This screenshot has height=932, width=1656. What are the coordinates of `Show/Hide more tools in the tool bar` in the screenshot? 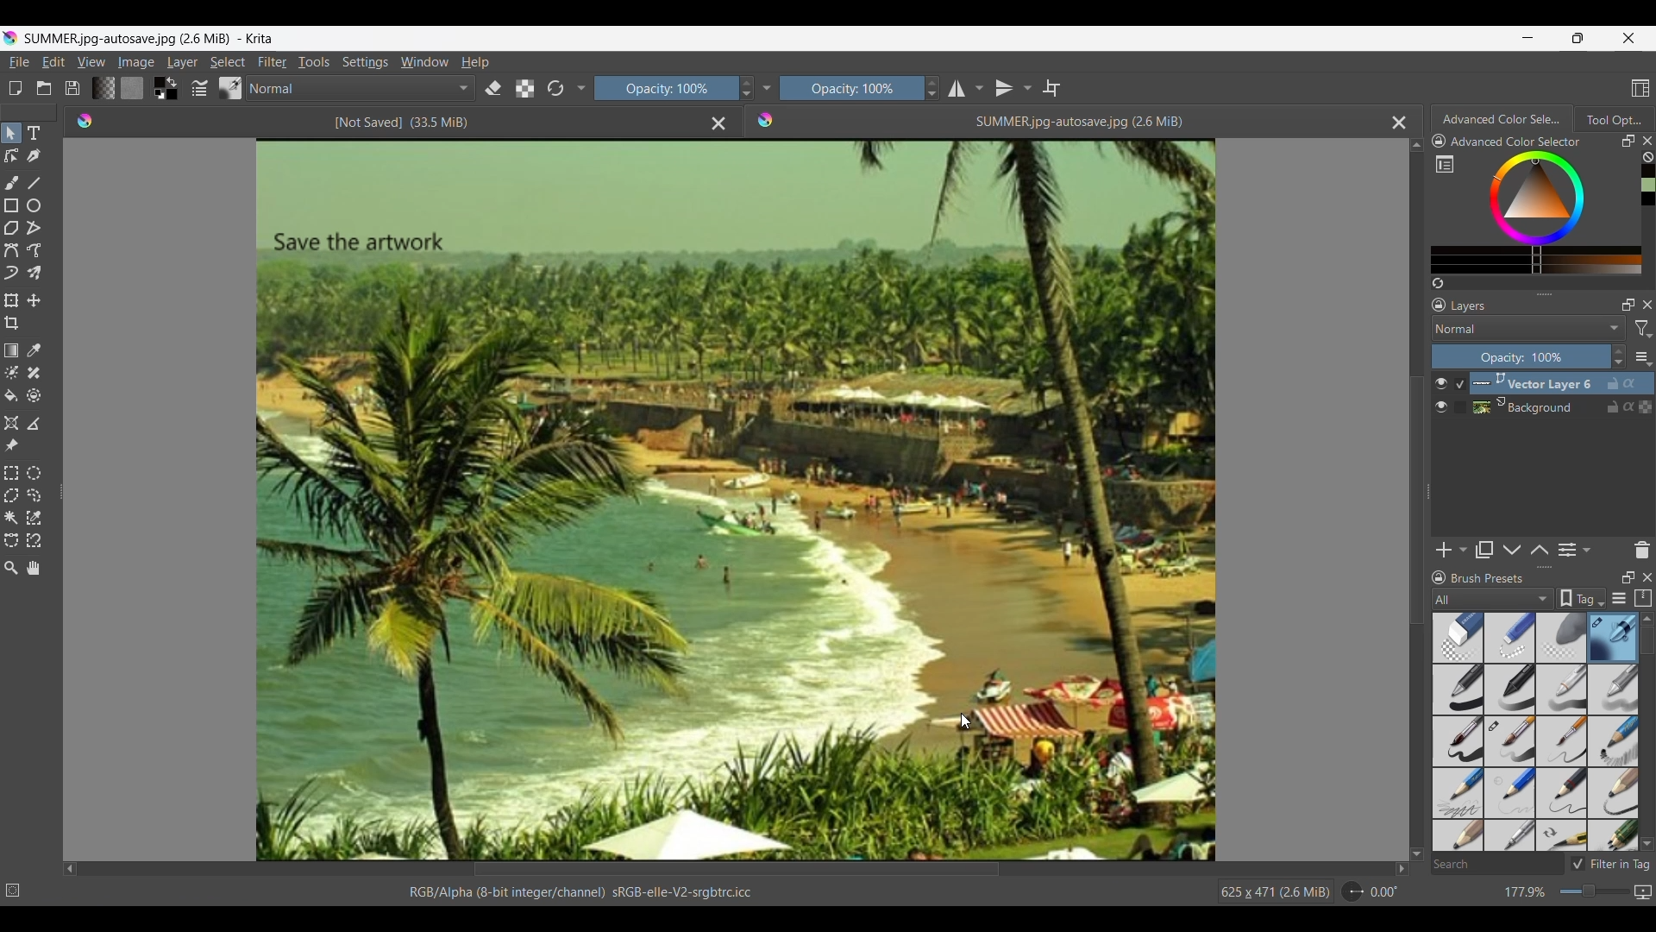 It's located at (766, 89).